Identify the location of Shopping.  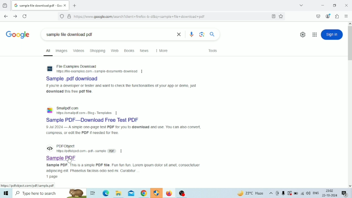
(98, 51).